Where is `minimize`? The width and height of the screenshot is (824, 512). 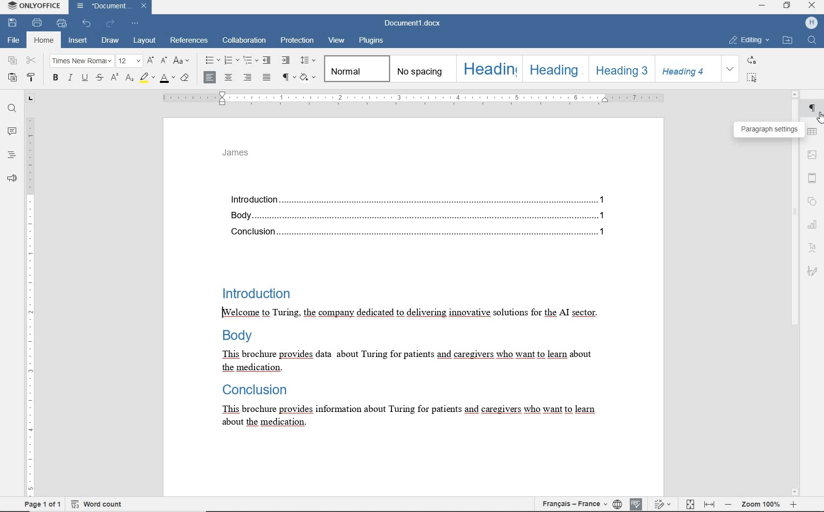 minimize is located at coordinates (761, 5).